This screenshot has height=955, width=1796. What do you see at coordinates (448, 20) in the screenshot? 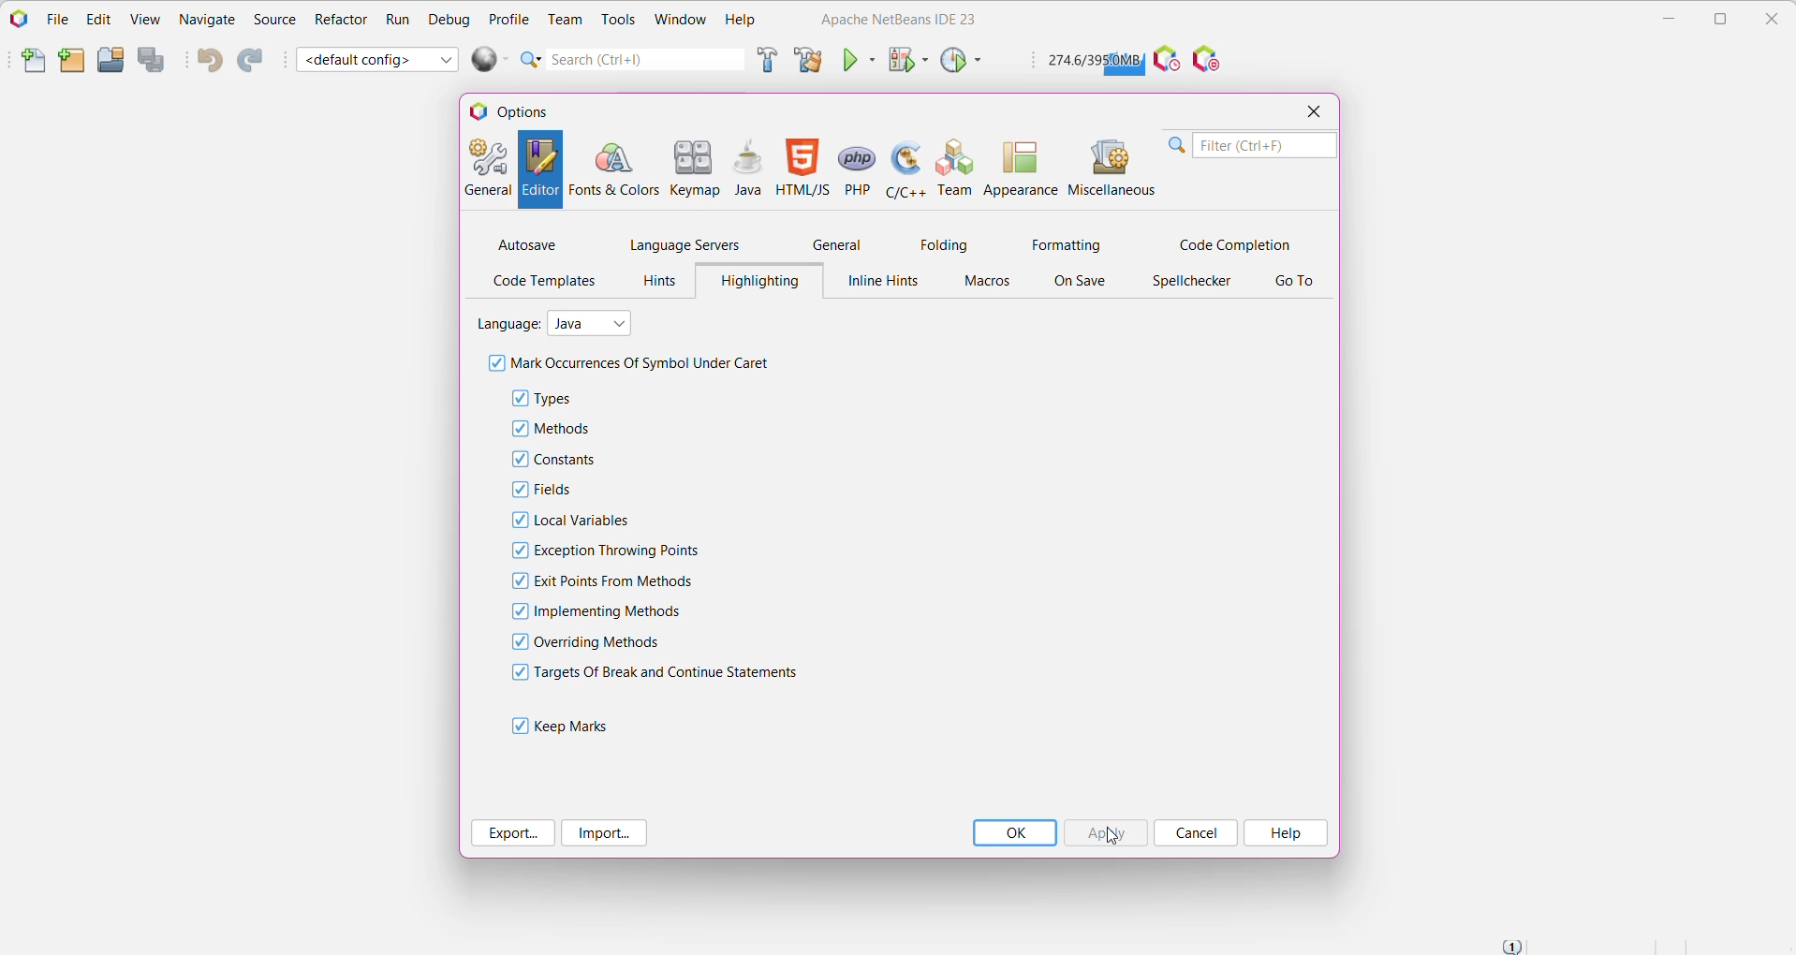
I see `Debug` at bounding box center [448, 20].